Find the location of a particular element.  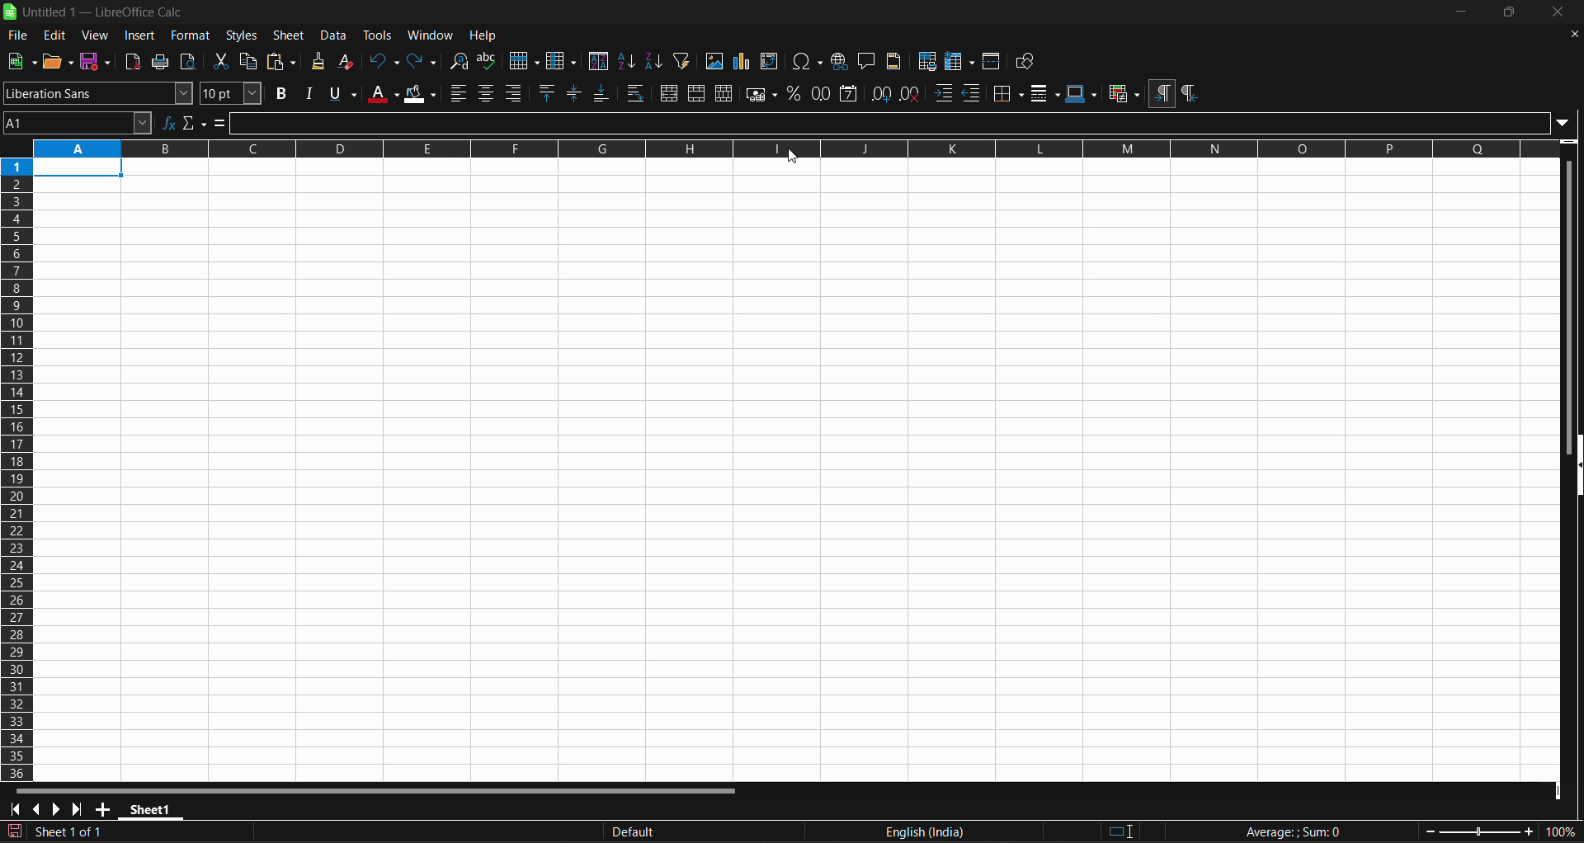

hide is located at coordinates (1574, 472).